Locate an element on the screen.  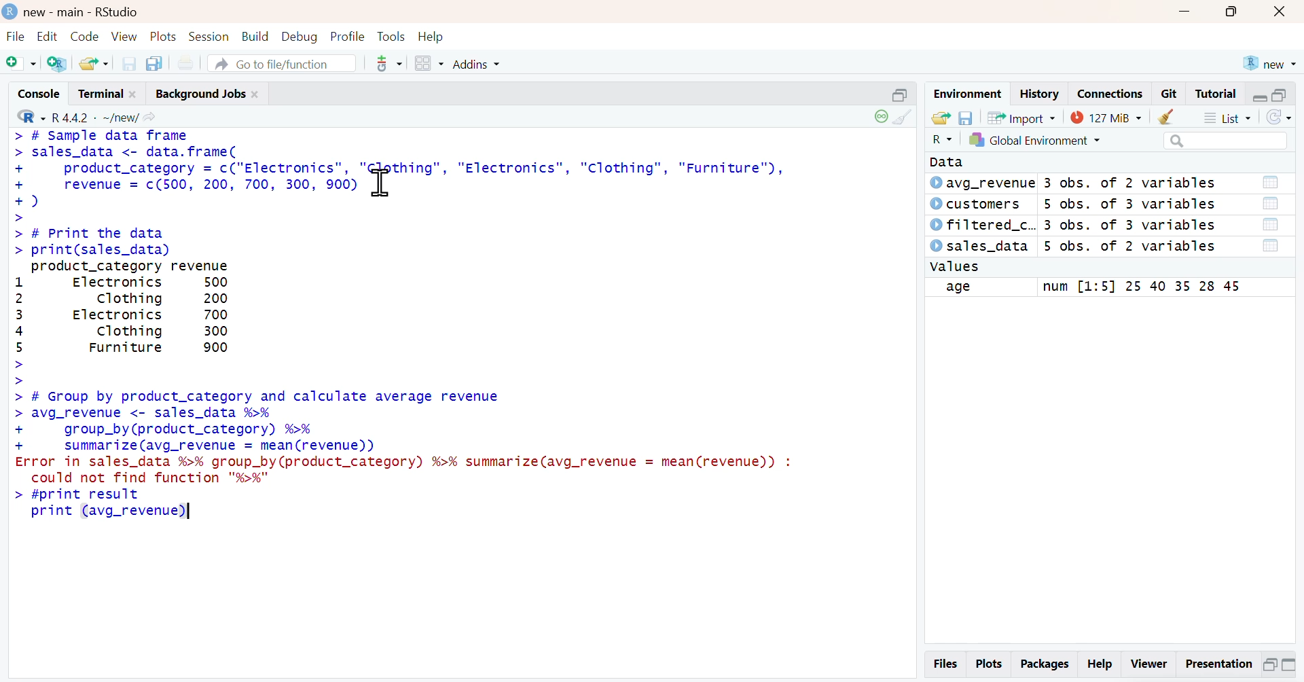
Tools is located at coordinates (393, 37).